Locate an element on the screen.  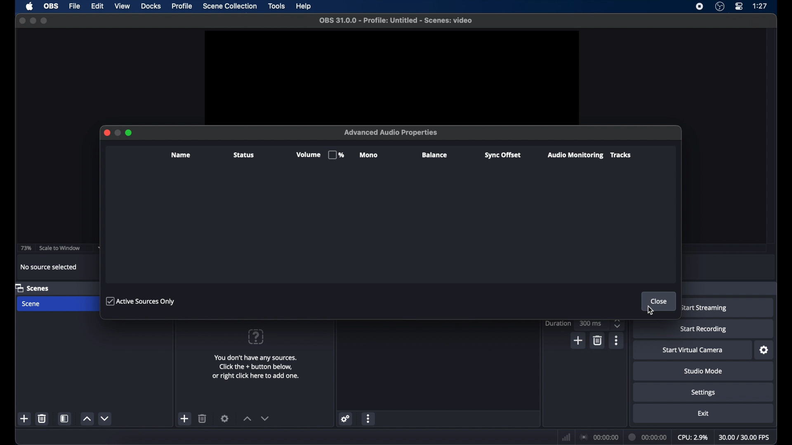
file name is located at coordinates (397, 21).